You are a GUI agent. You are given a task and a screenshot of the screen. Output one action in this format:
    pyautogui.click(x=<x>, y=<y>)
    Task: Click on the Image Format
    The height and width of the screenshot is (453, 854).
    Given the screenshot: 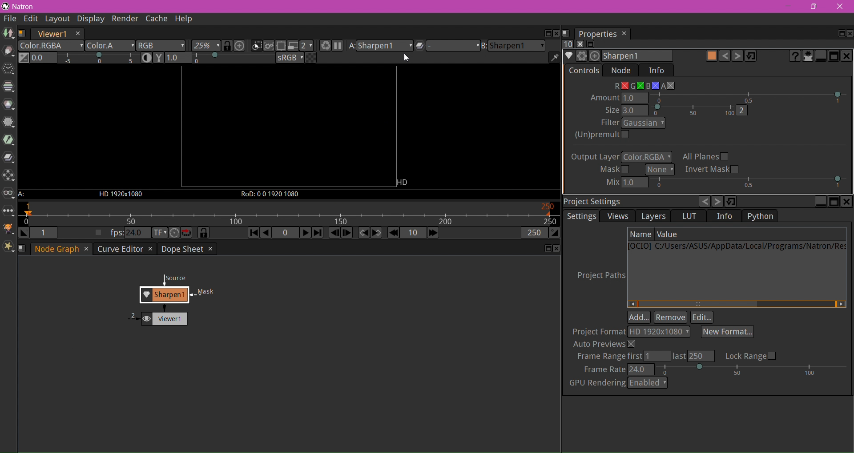 What is the action you would take?
    pyautogui.click(x=119, y=195)
    